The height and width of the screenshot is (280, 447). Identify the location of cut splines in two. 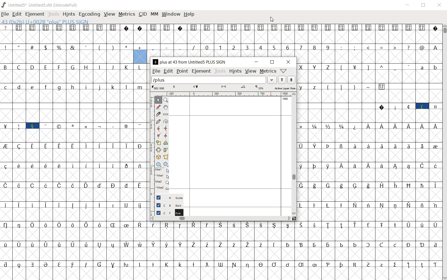
(158, 115).